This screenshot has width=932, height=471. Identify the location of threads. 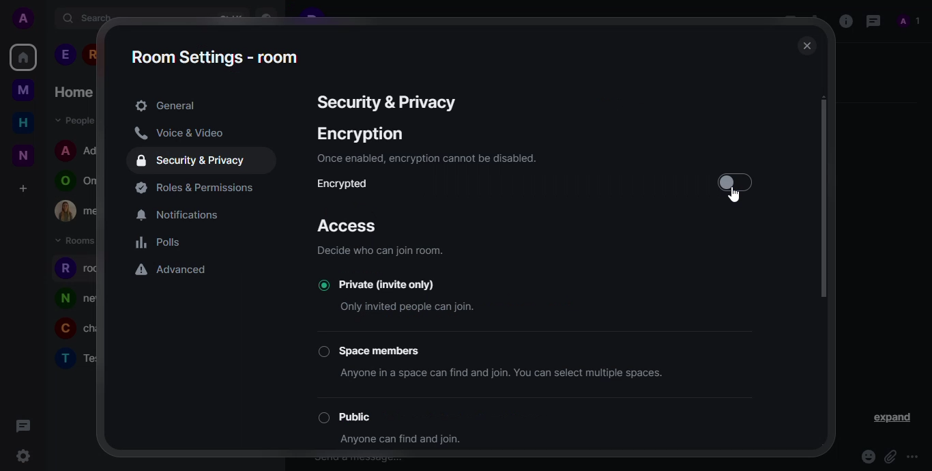
(871, 20).